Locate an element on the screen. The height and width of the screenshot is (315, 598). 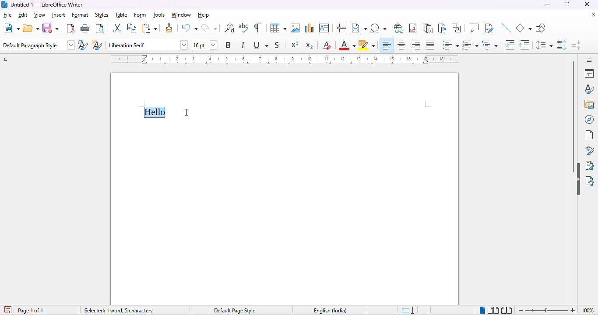
strikethrough is located at coordinates (277, 45).